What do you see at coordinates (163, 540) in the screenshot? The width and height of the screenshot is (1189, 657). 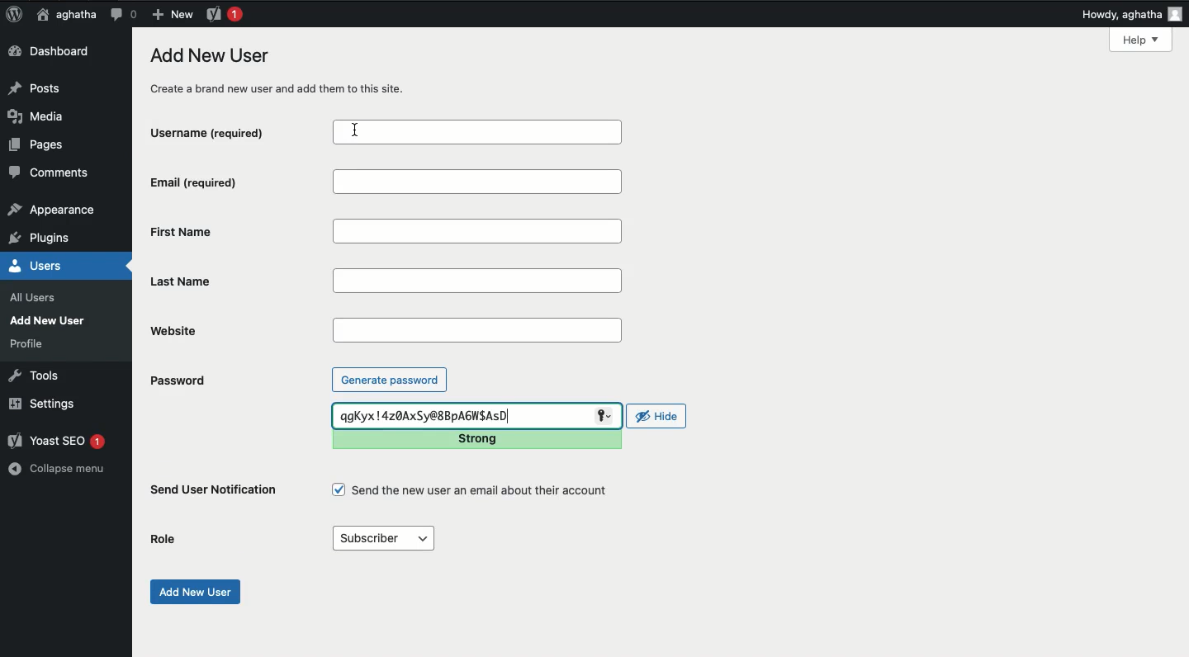 I see `Role` at bounding box center [163, 540].